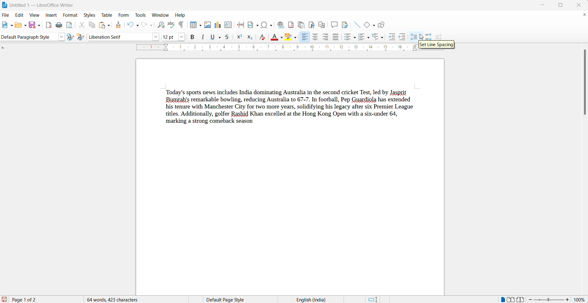  What do you see at coordinates (137, 25) in the screenshot?
I see `undo options` at bounding box center [137, 25].